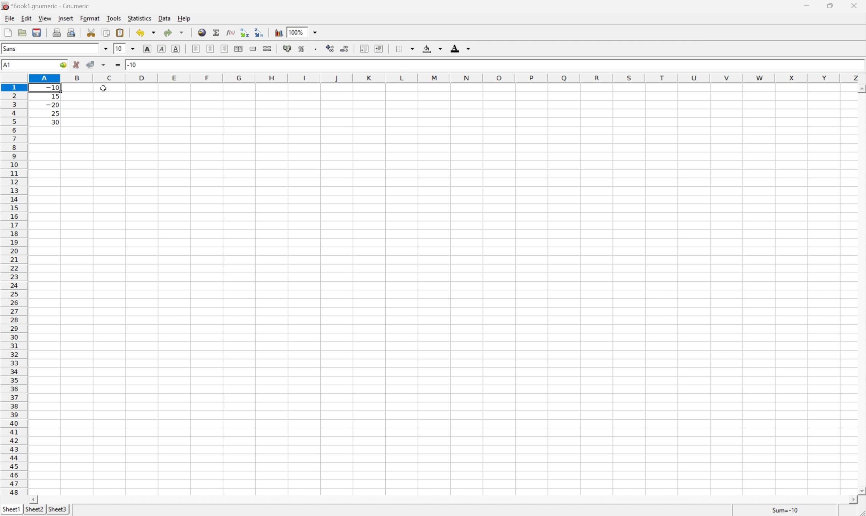 The height and width of the screenshot is (516, 866). What do you see at coordinates (147, 32) in the screenshot?
I see `Undo` at bounding box center [147, 32].